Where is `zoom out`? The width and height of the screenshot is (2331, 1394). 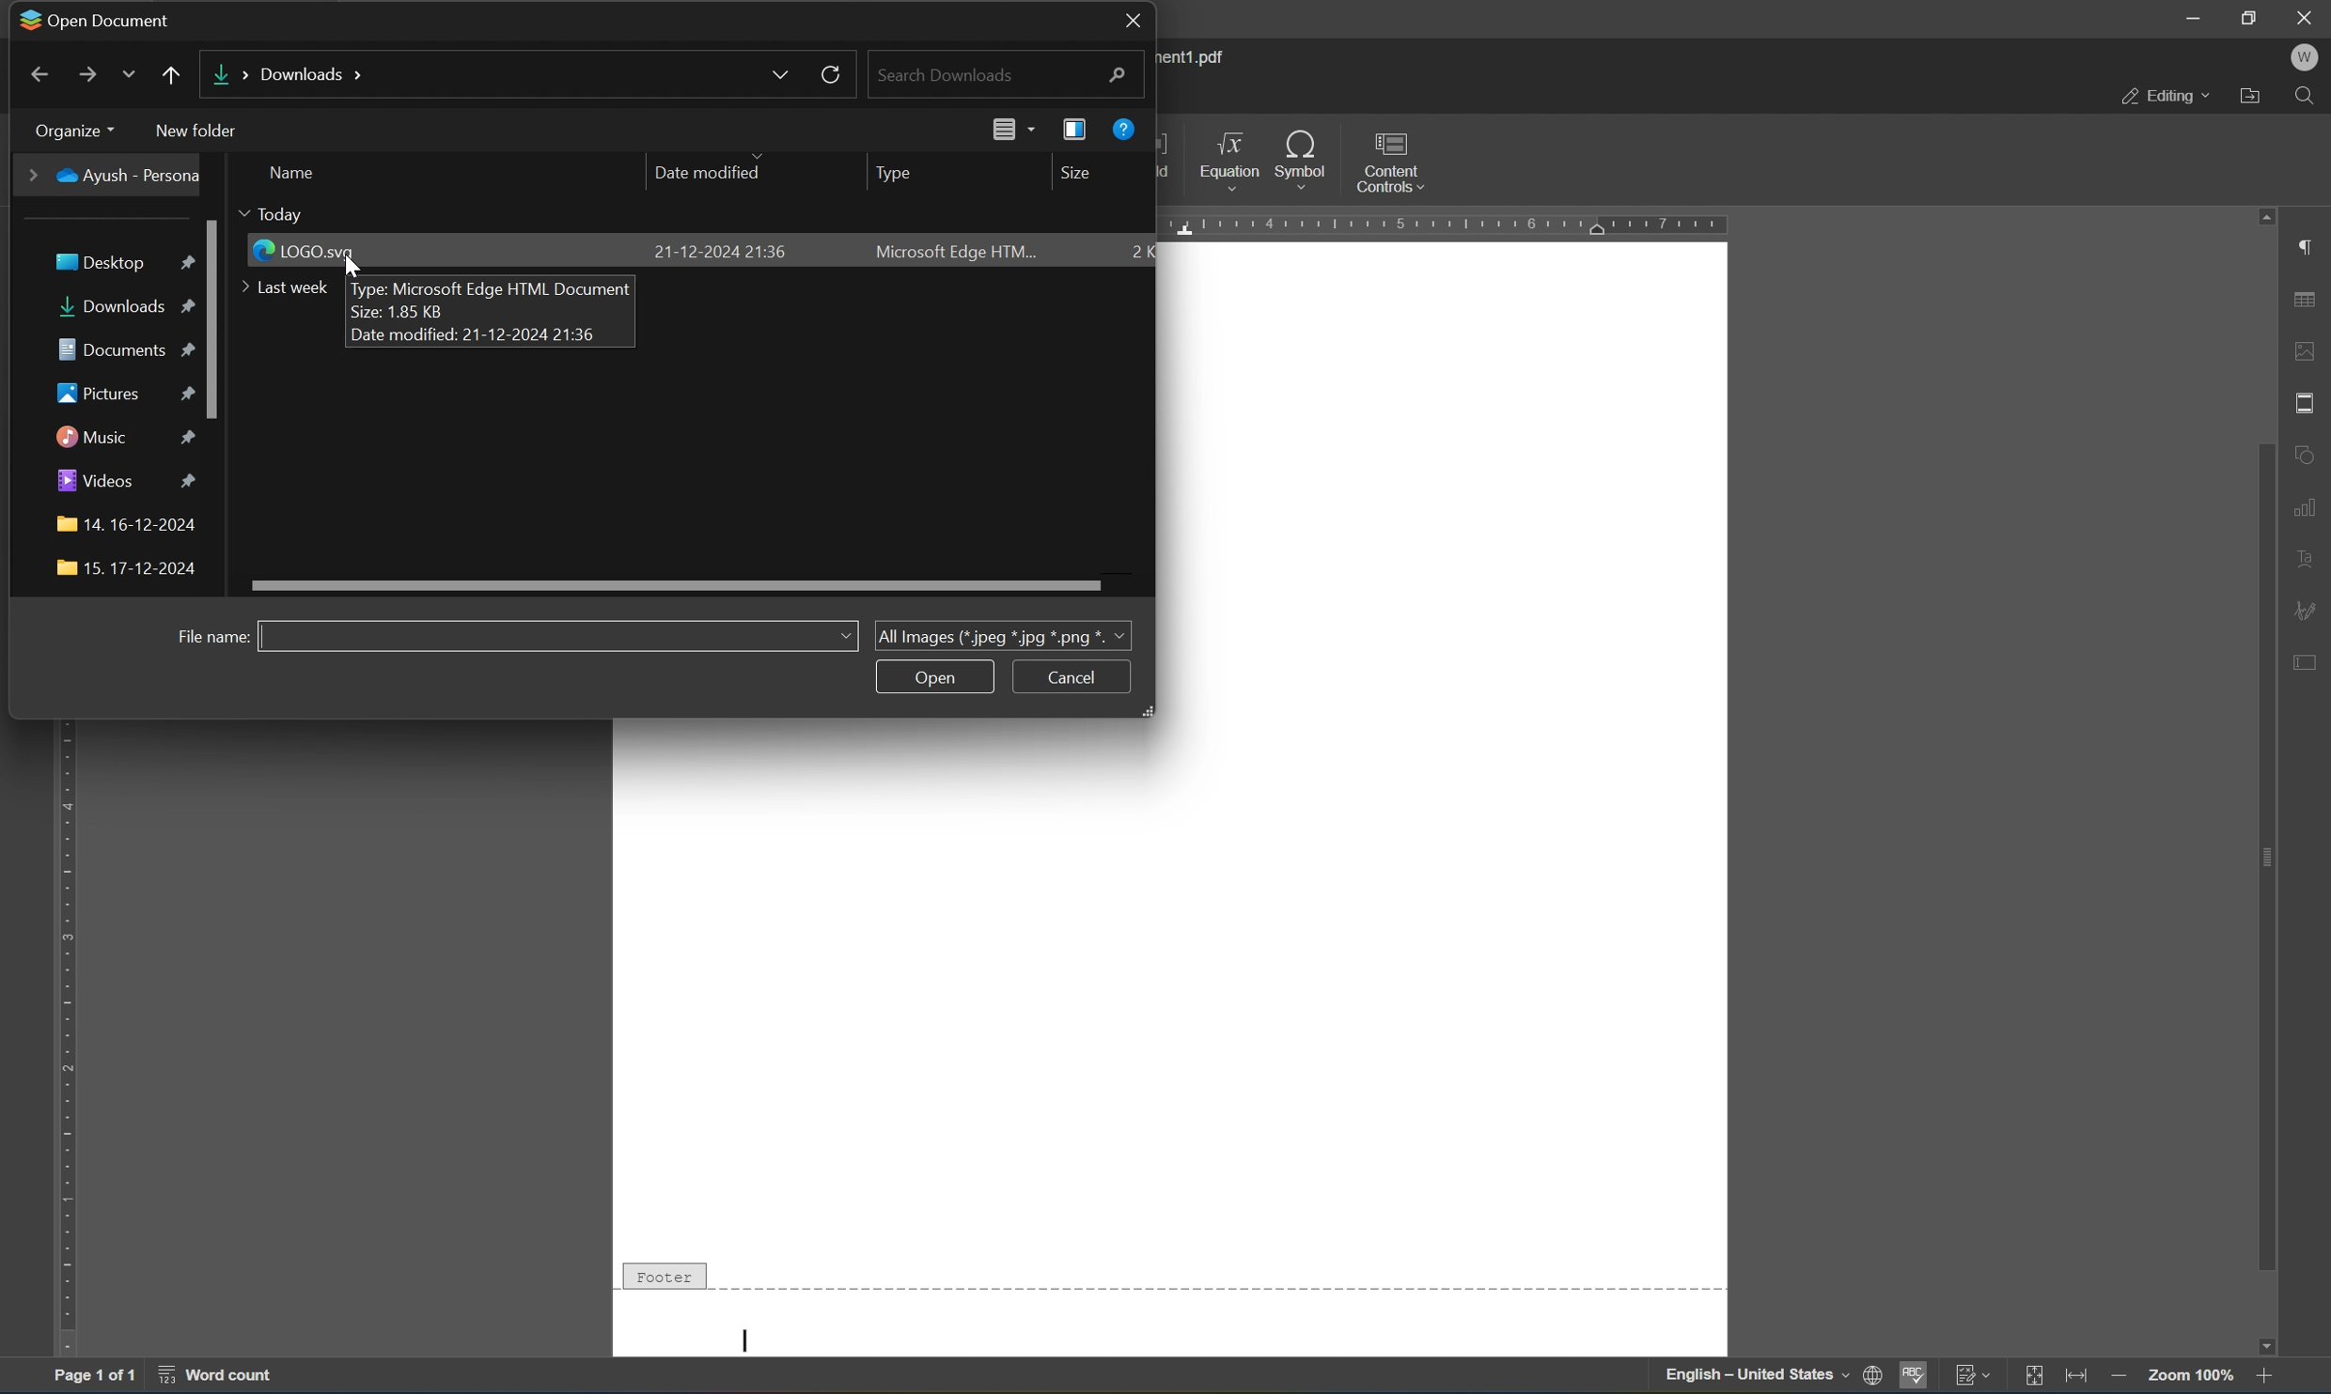 zoom out is located at coordinates (2117, 1375).